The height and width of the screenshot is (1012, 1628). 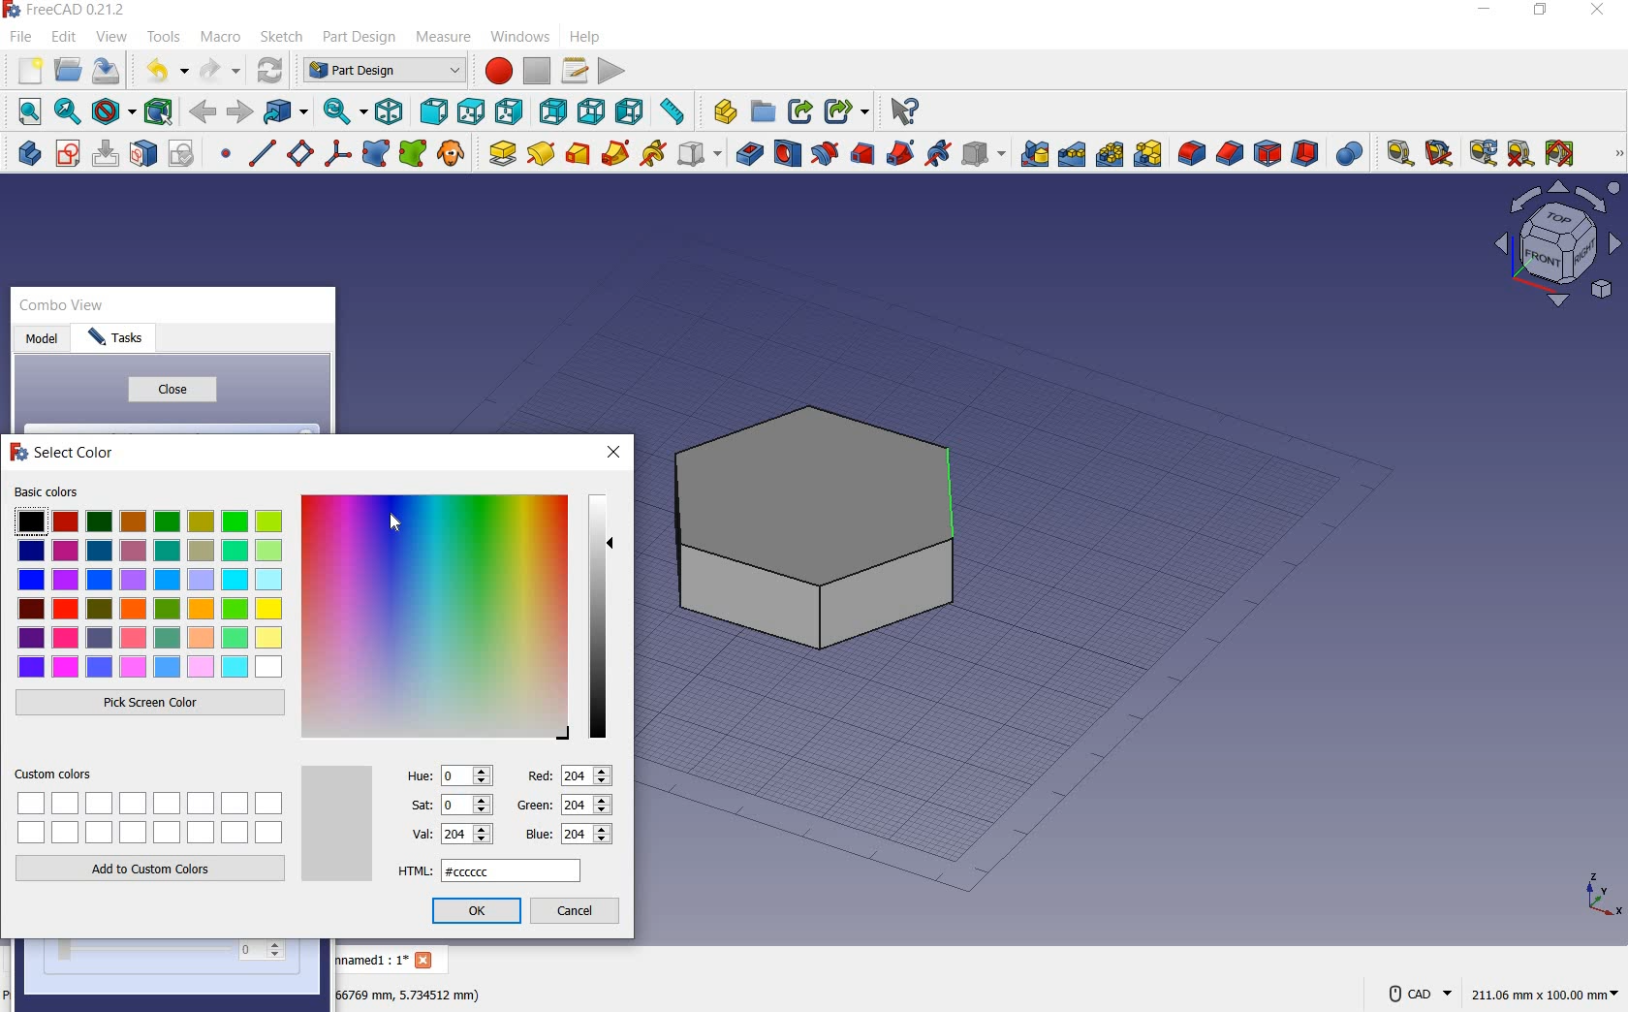 I want to click on unnamed1 : 1*, so click(x=371, y=959).